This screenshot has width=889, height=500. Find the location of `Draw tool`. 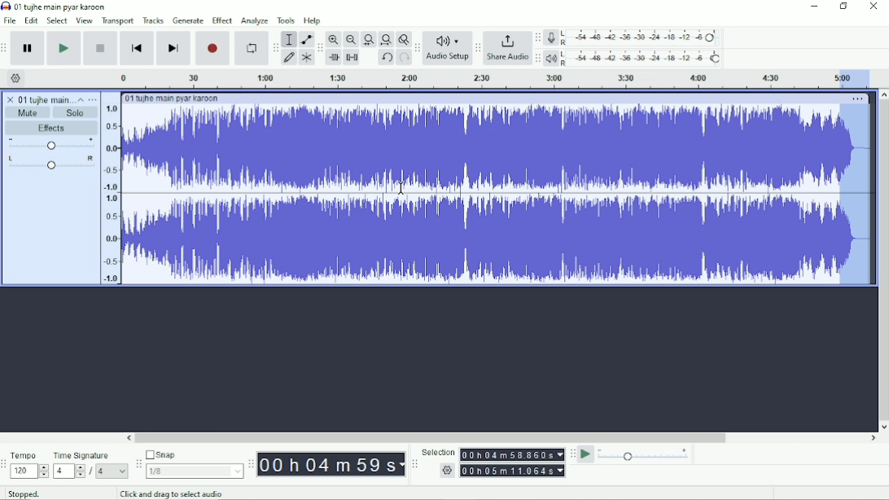

Draw tool is located at coordinates (288, 57).